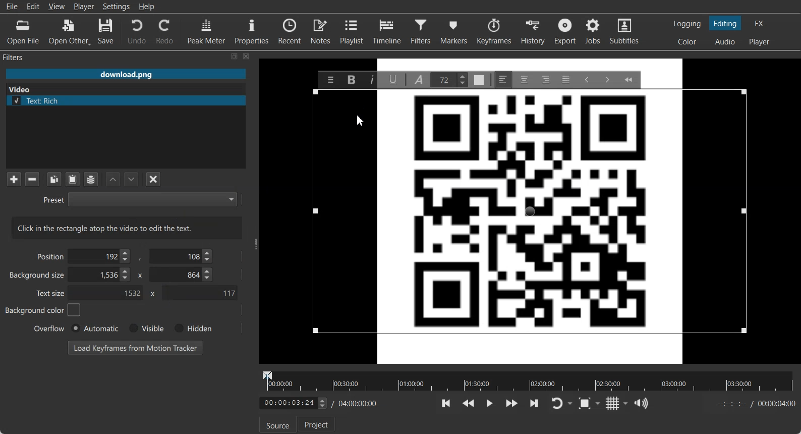 This screenshot has height=434, width=801. I want to click on Overflow, so click(49, 328).